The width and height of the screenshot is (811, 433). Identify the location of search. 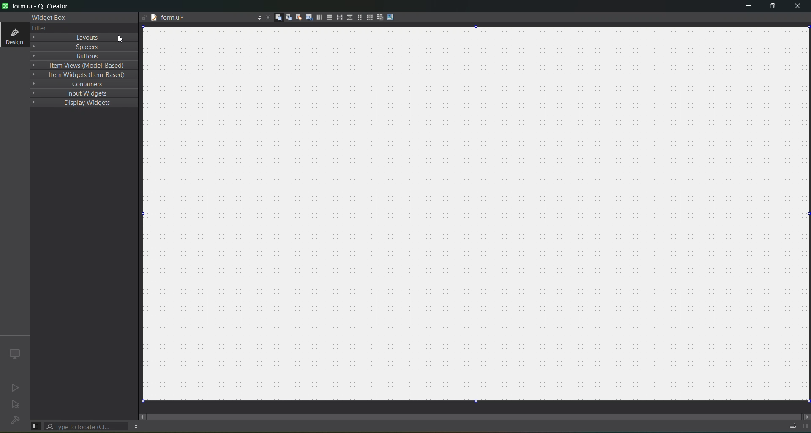
(87, 426).